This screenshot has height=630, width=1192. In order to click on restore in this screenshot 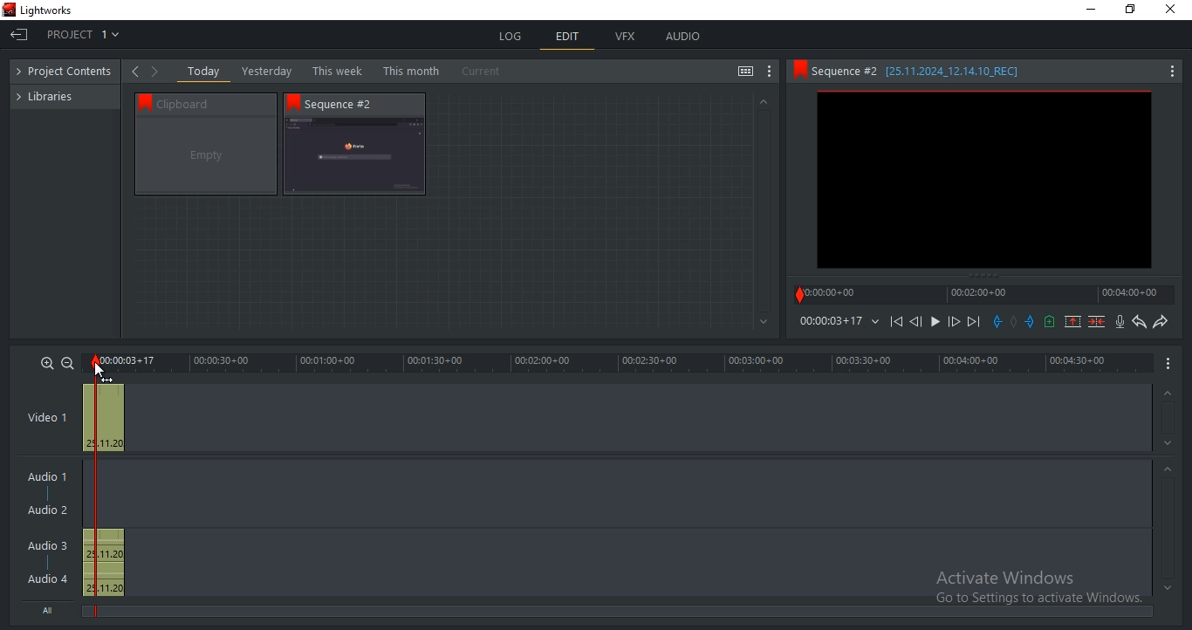, I will do `click(1130, 10)`.